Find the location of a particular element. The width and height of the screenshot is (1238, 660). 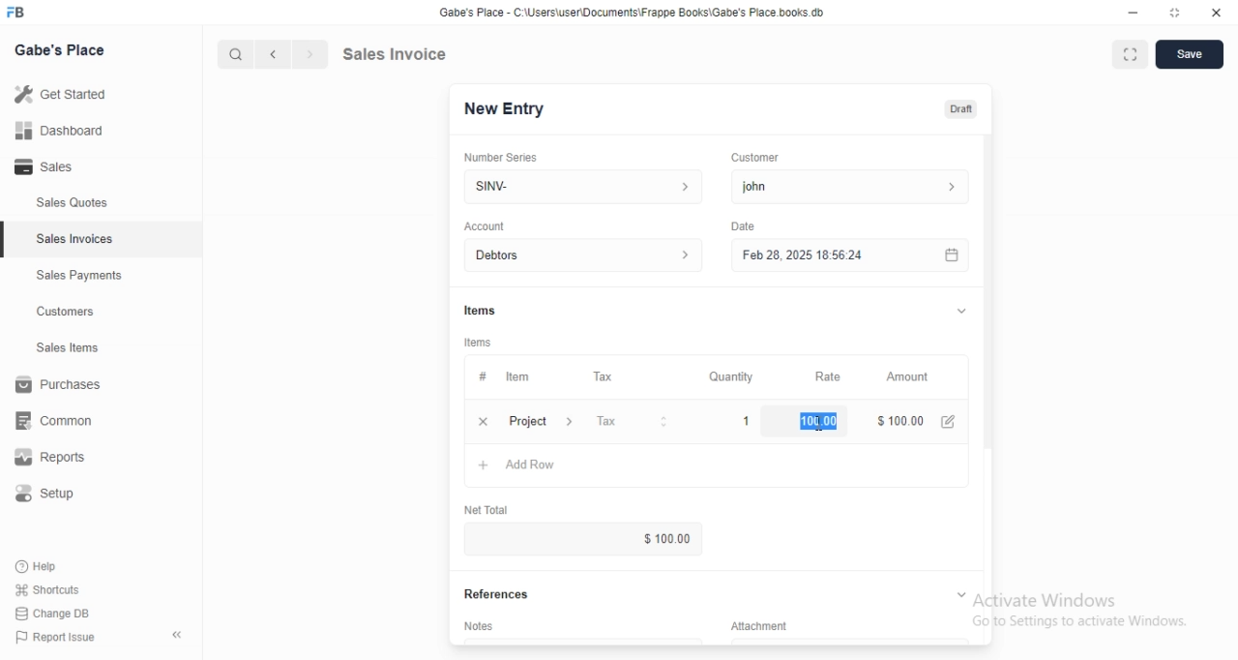

$100.00 is located at coordinates (814, 420).